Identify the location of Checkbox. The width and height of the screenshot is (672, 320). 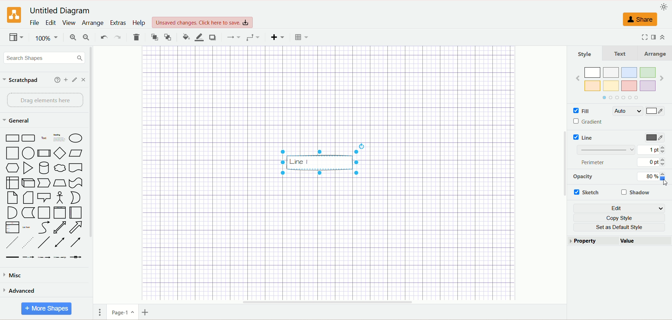
(574, 112).